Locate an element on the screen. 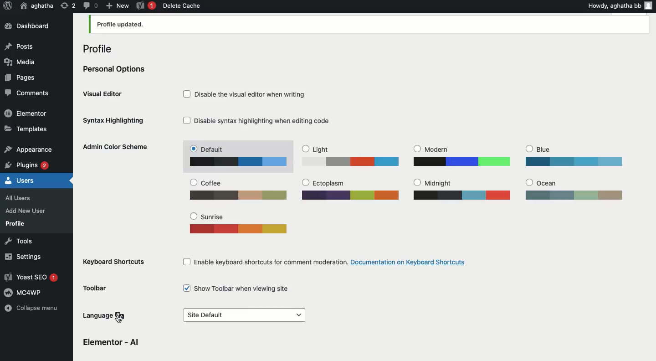 The image size is (656, 361). Templates is located at coordinates (26, 128).